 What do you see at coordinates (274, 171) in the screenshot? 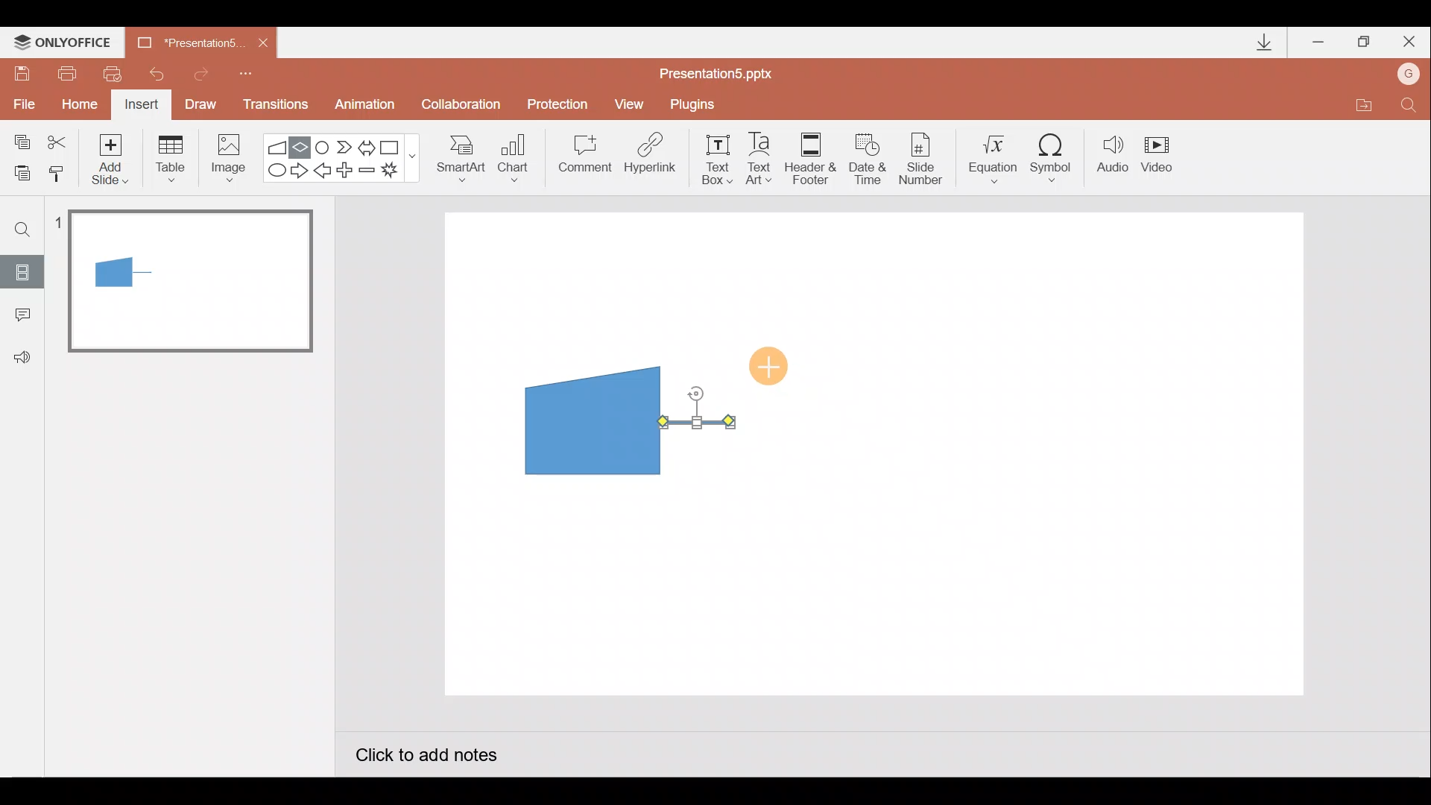
I see `Ellipse` at bounding box center [274, 171].